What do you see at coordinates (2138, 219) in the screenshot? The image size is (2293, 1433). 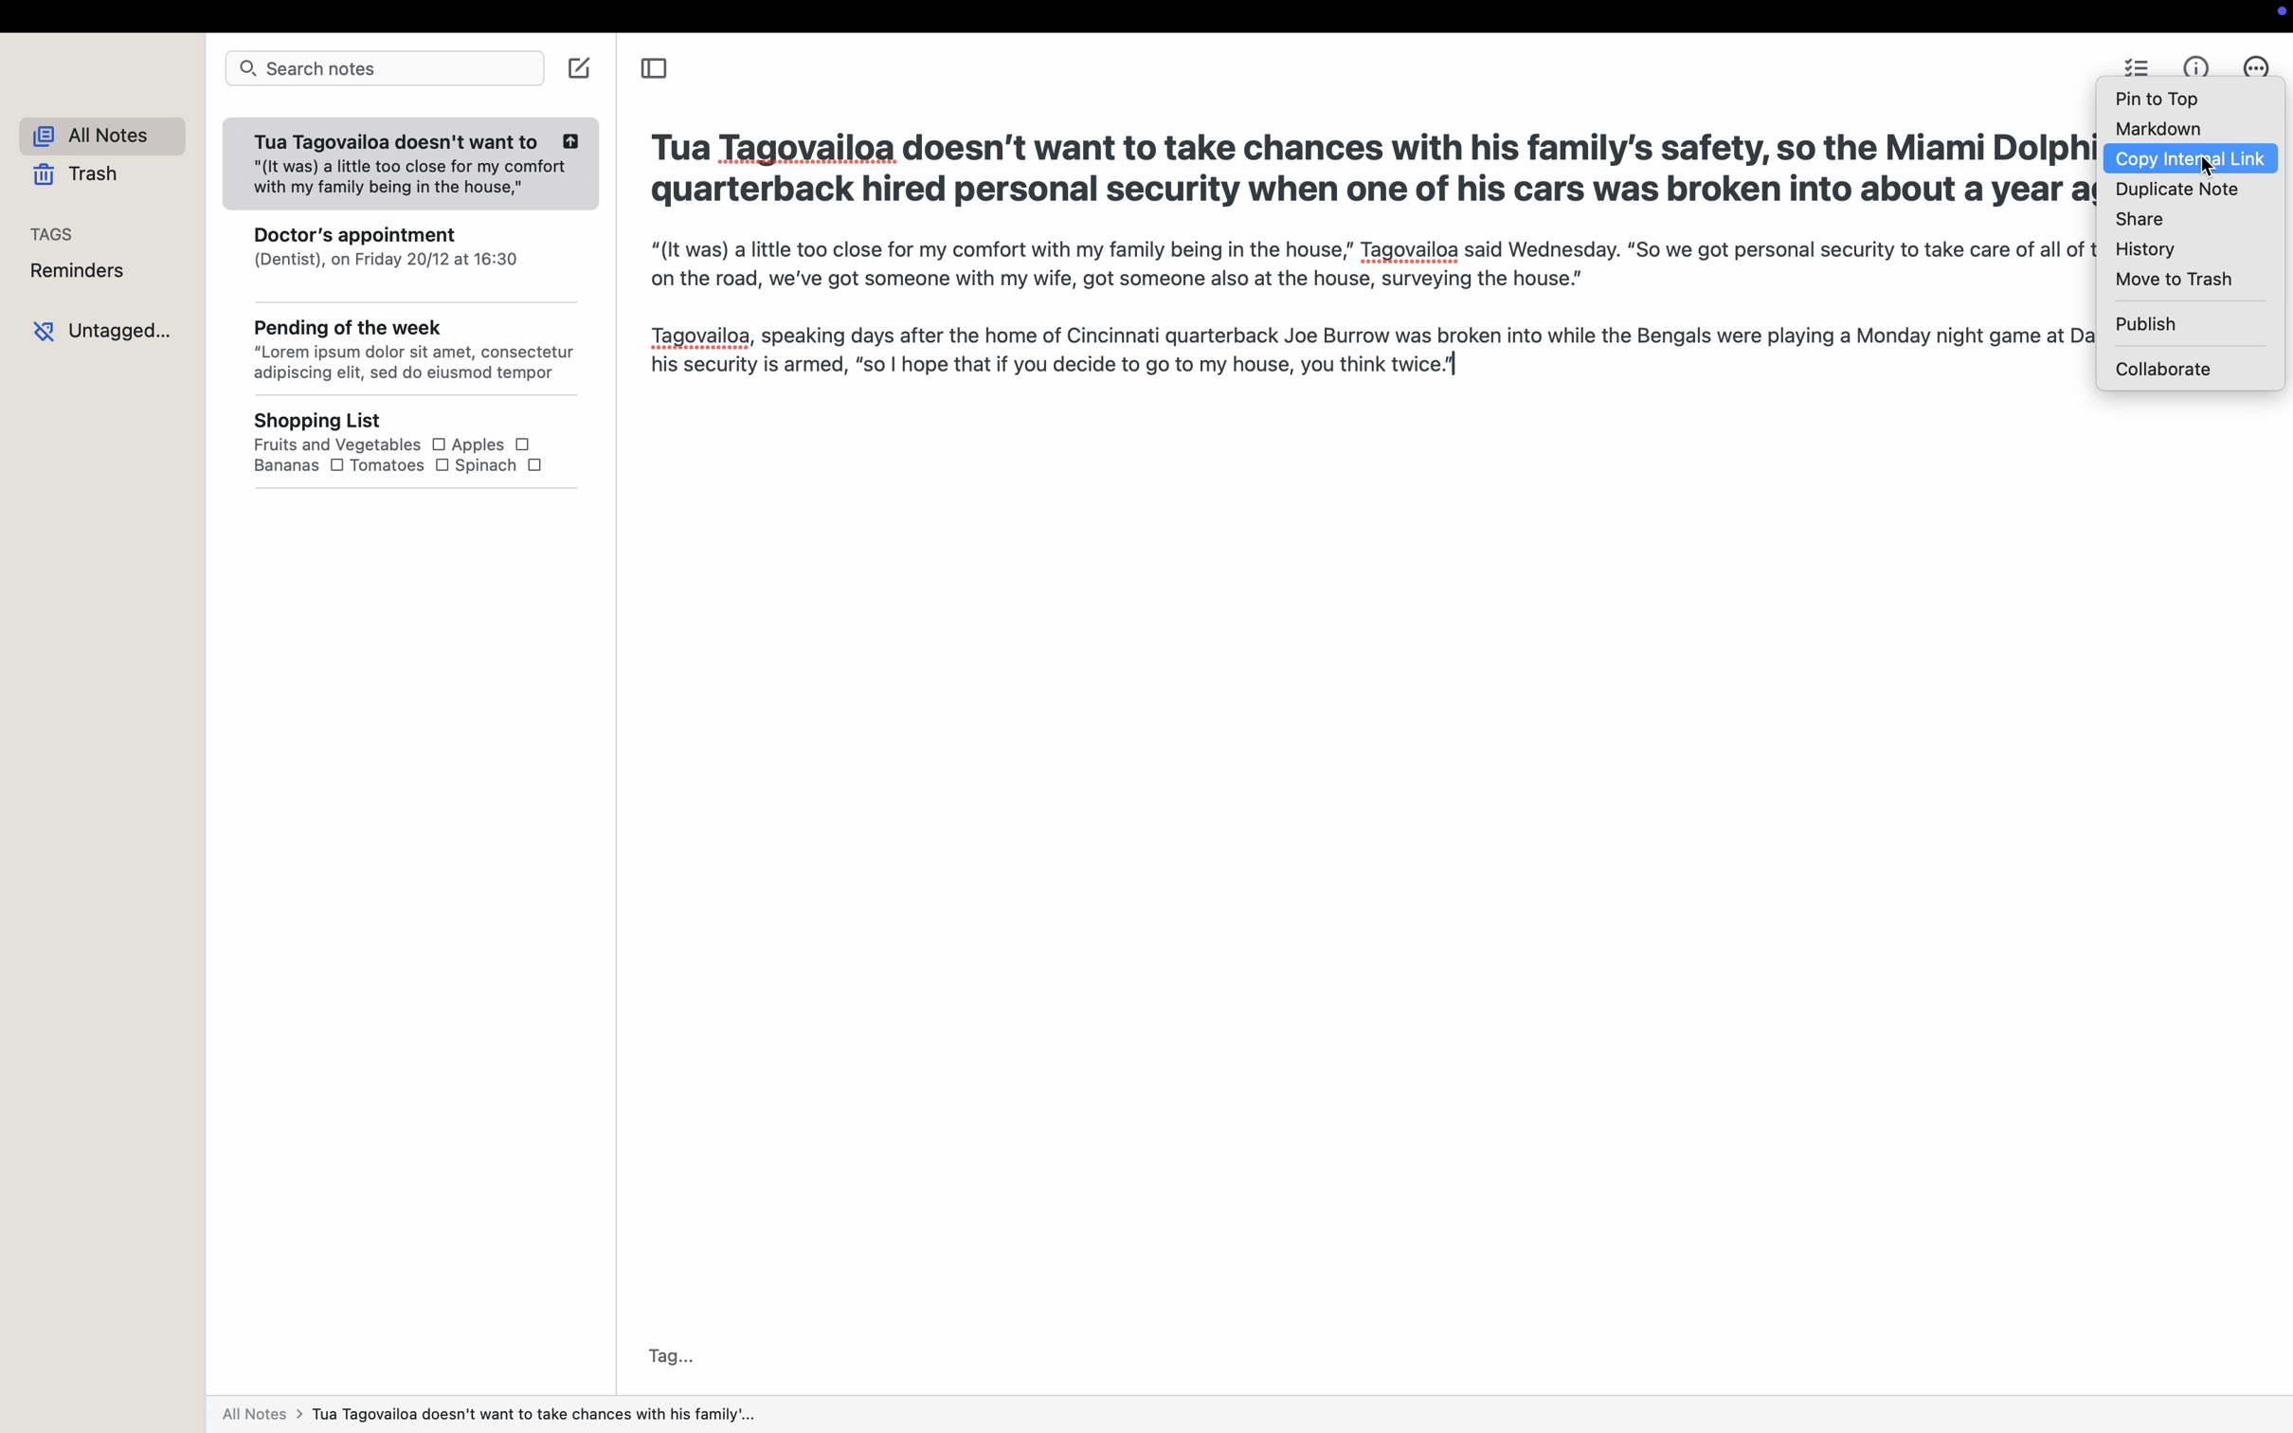 I see `shate` at bounding box center [2138, 219].